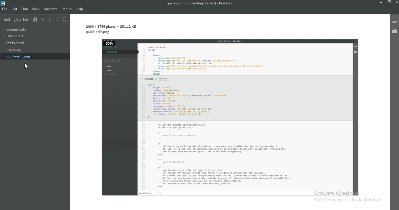  Describe the element at coordinates (395, 22) in the screenshot. I see `livepreview` at that location.